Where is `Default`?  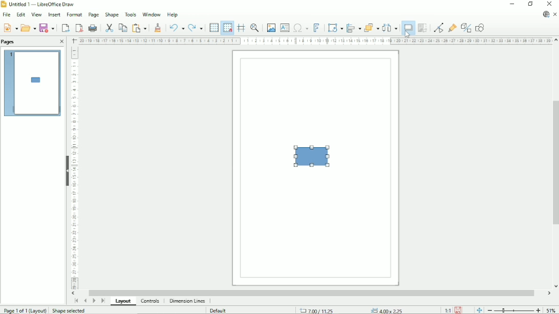 Default is located at coordinates (220, 310).